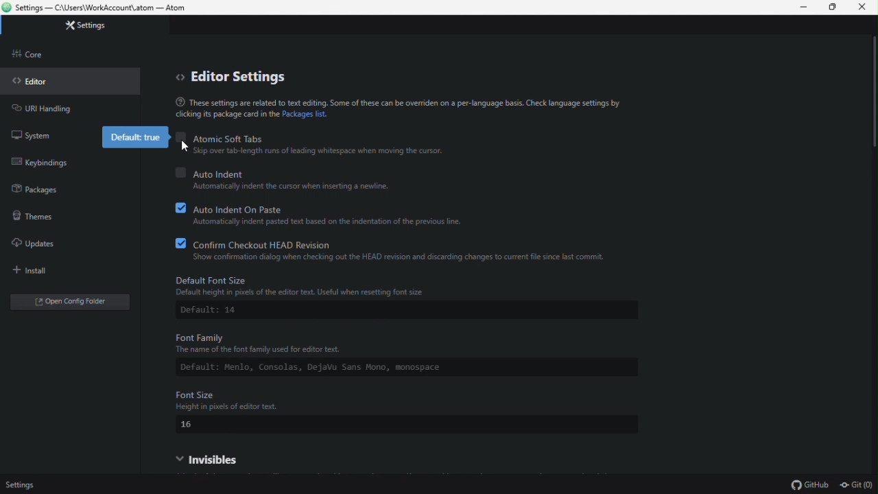 This screenshot has width=878, height=494. I want to click on Default Font Size
Default height in pixels of the editor text. Useful when resetting font size, so click(318, 285).